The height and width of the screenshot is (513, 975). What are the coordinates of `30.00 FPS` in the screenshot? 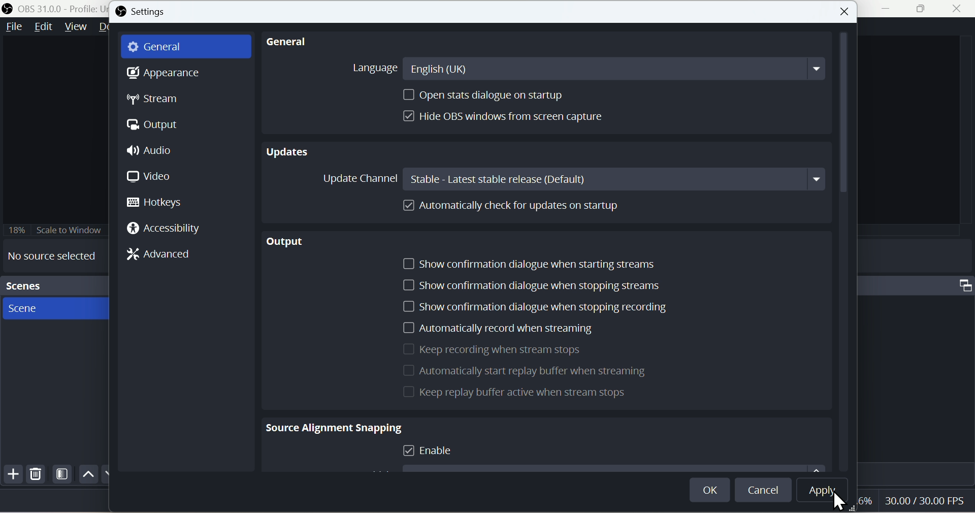 It's located at (929, 501).